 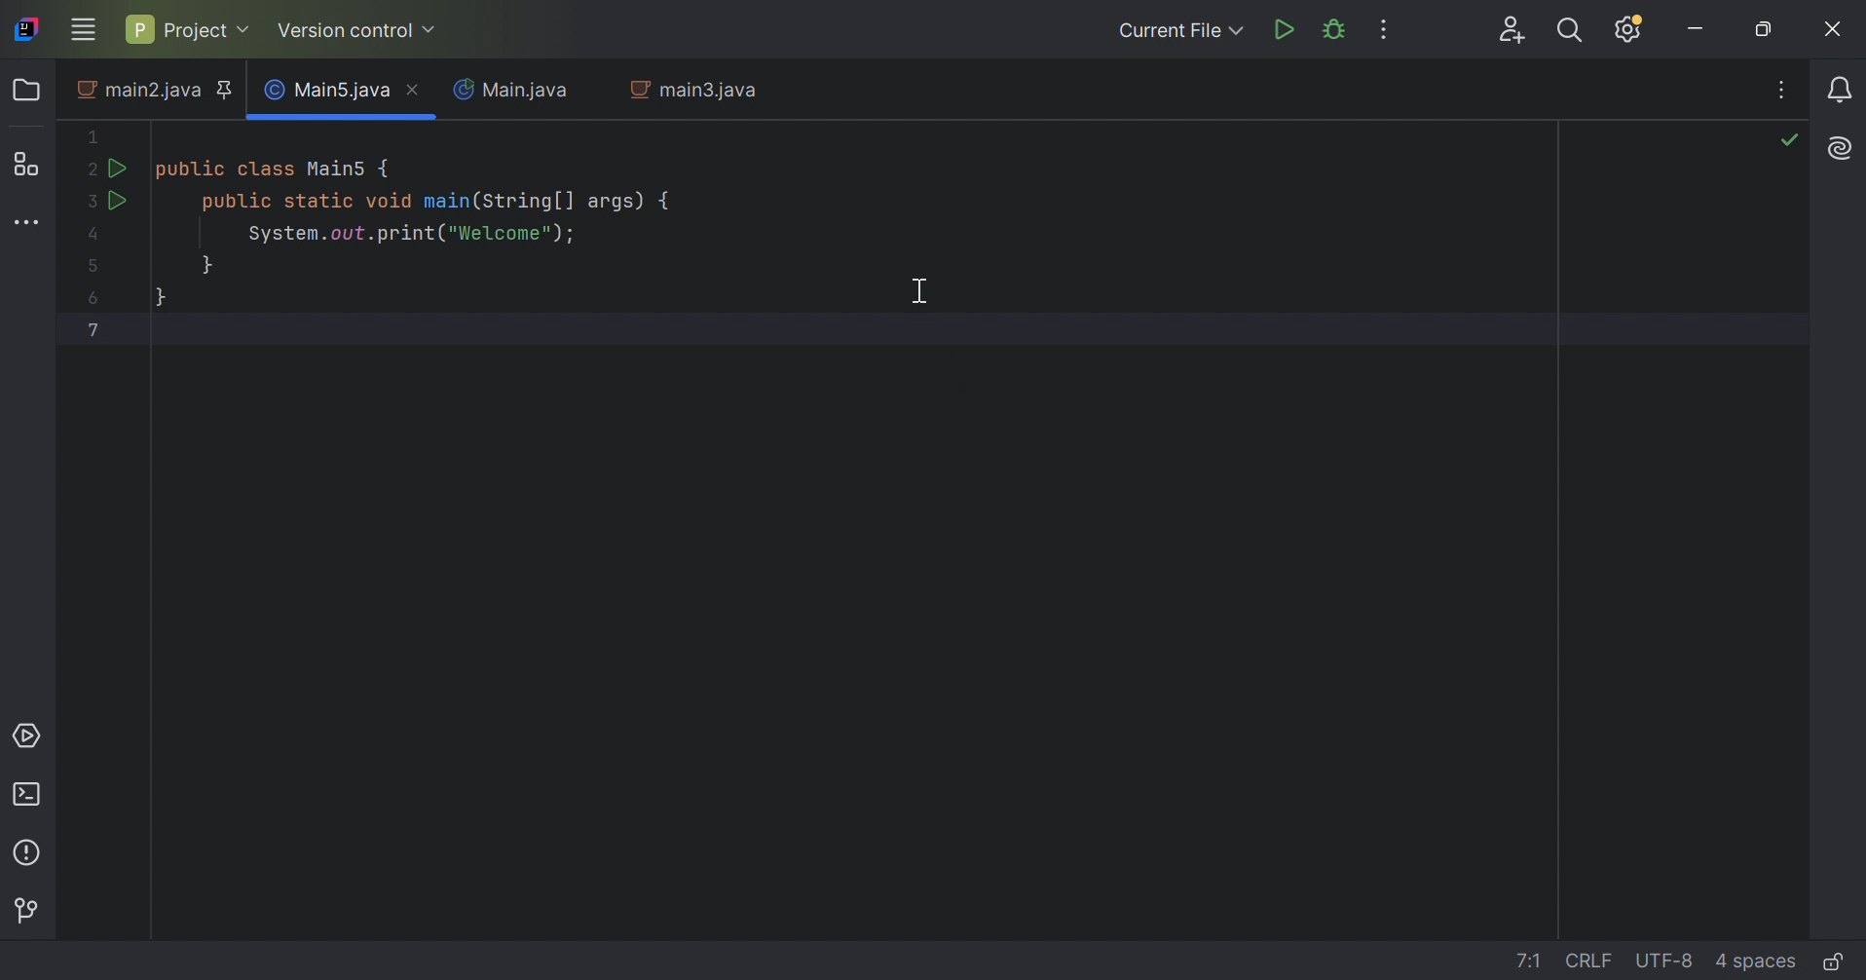 I want to click on Minimize, so click(x=1695, y=28).